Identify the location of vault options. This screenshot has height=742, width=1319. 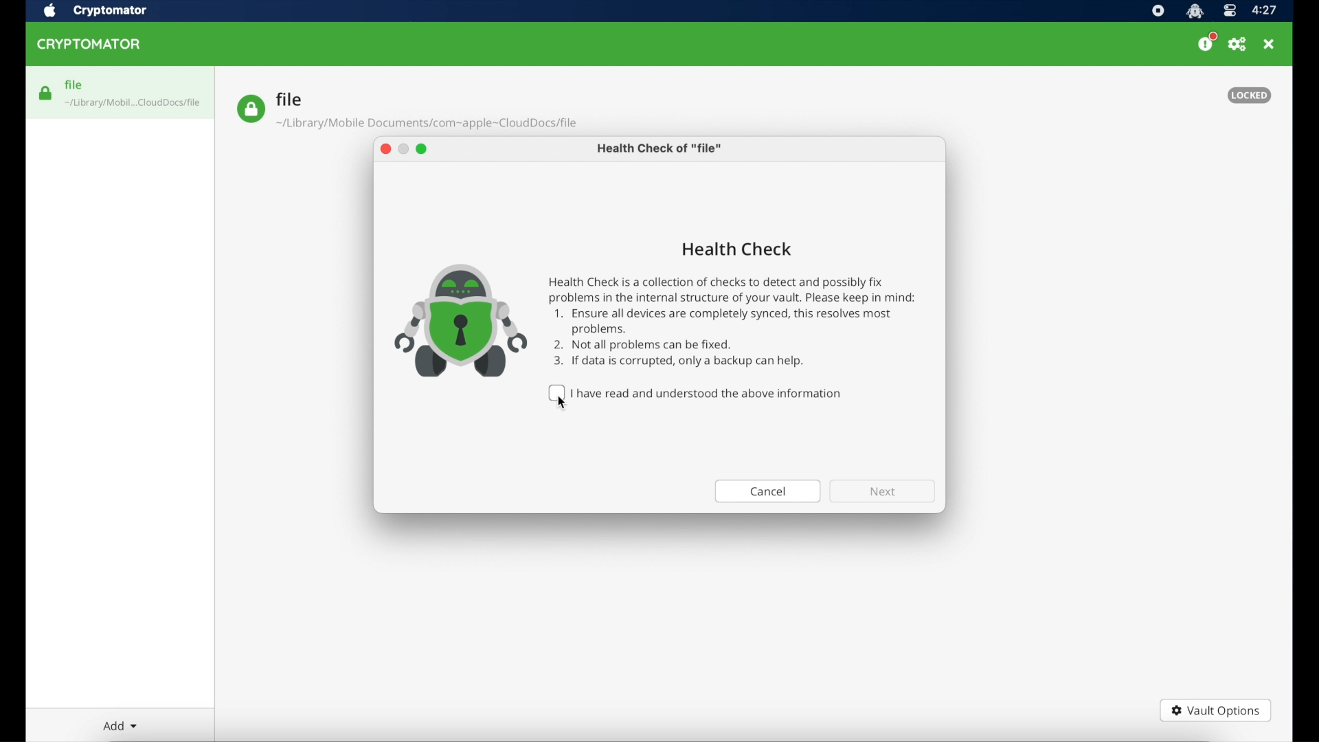
(1216, 710).